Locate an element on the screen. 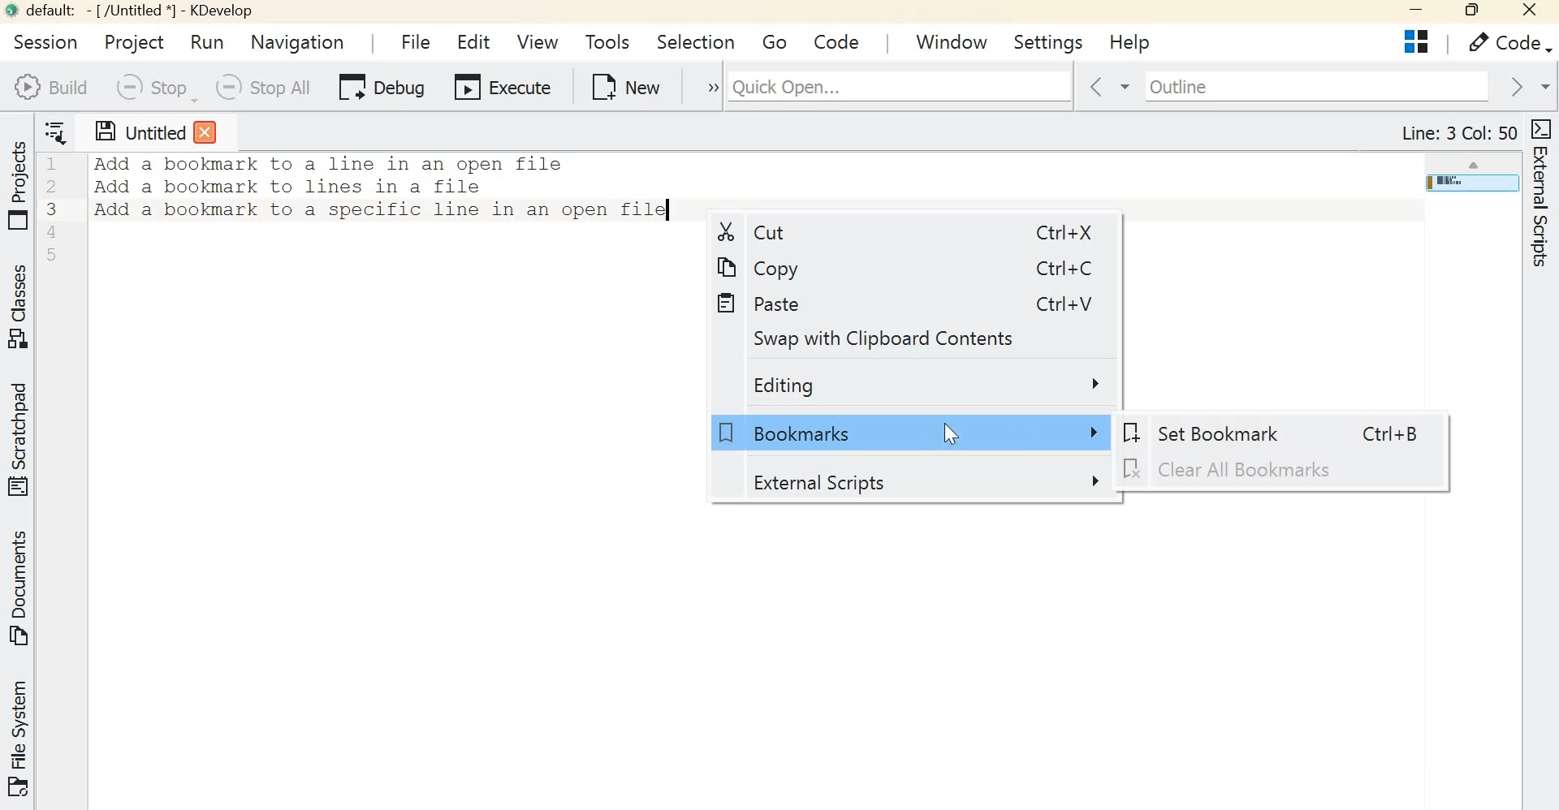 The image size is (1559, 810). expand is located at coordinates (704, 85).